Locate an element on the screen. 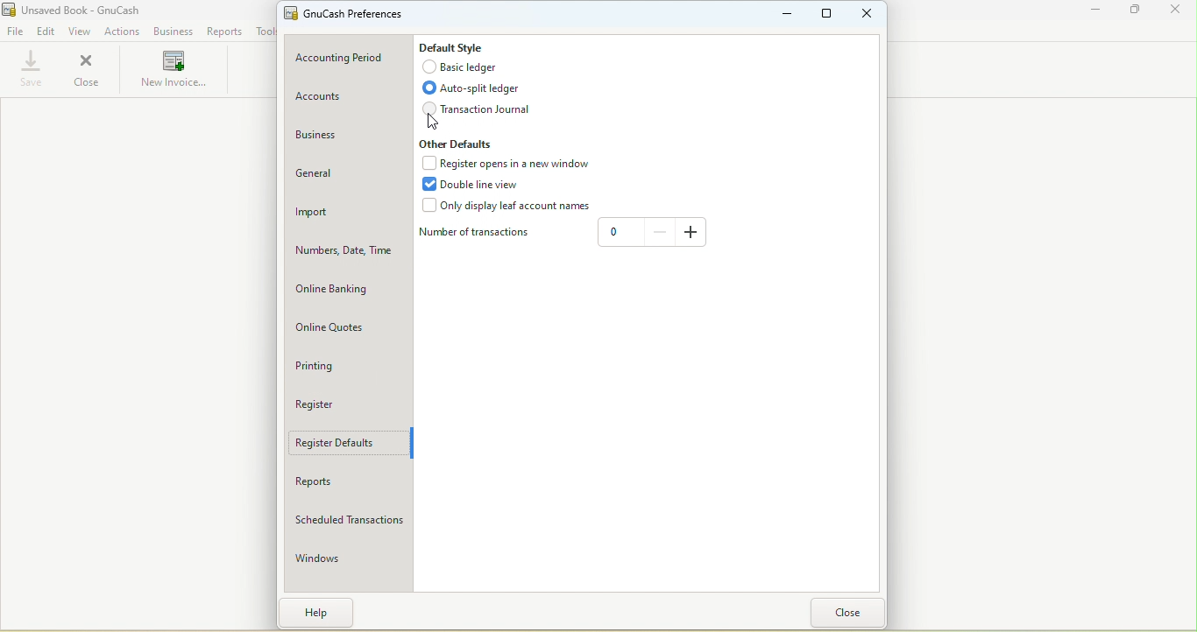 The image size is (1197, 632). Online banking is located at coordinates (351, 292).